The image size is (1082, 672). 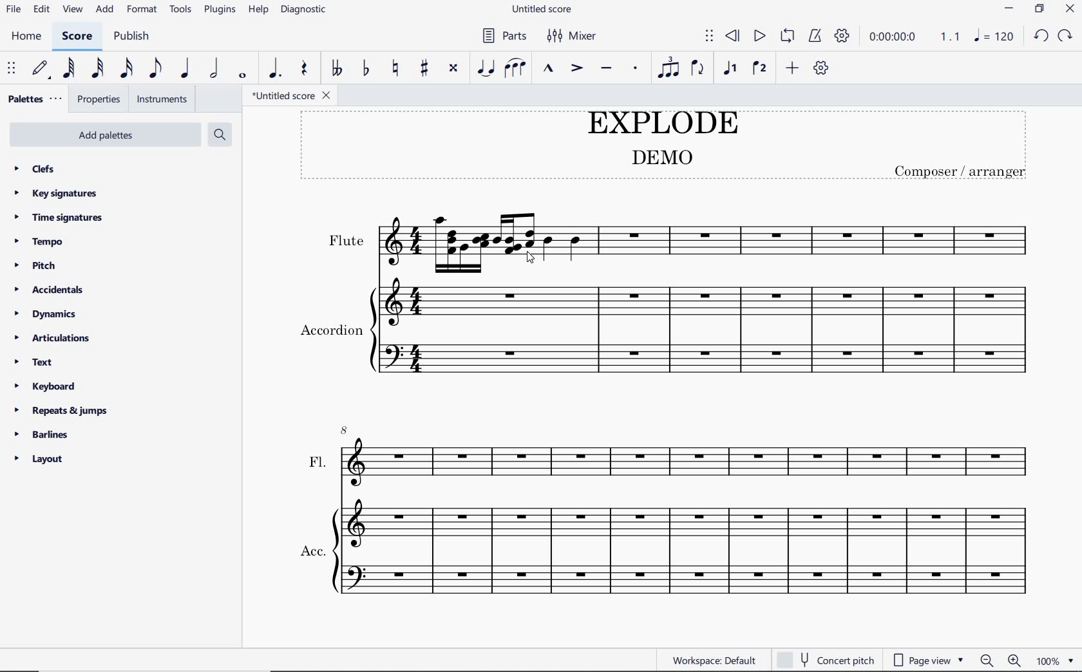 I want to click on redo, so click(x=1039, y=38).